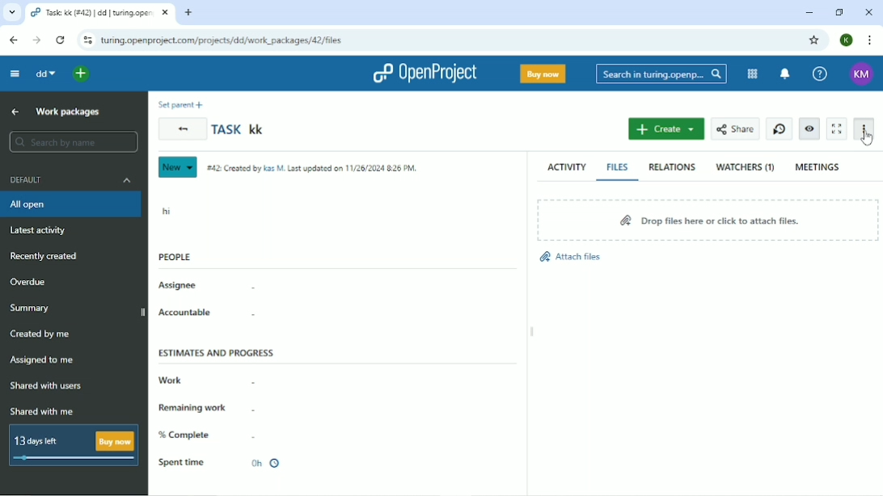 The image size is (883, 496). I want to click on , so click(81, 74).